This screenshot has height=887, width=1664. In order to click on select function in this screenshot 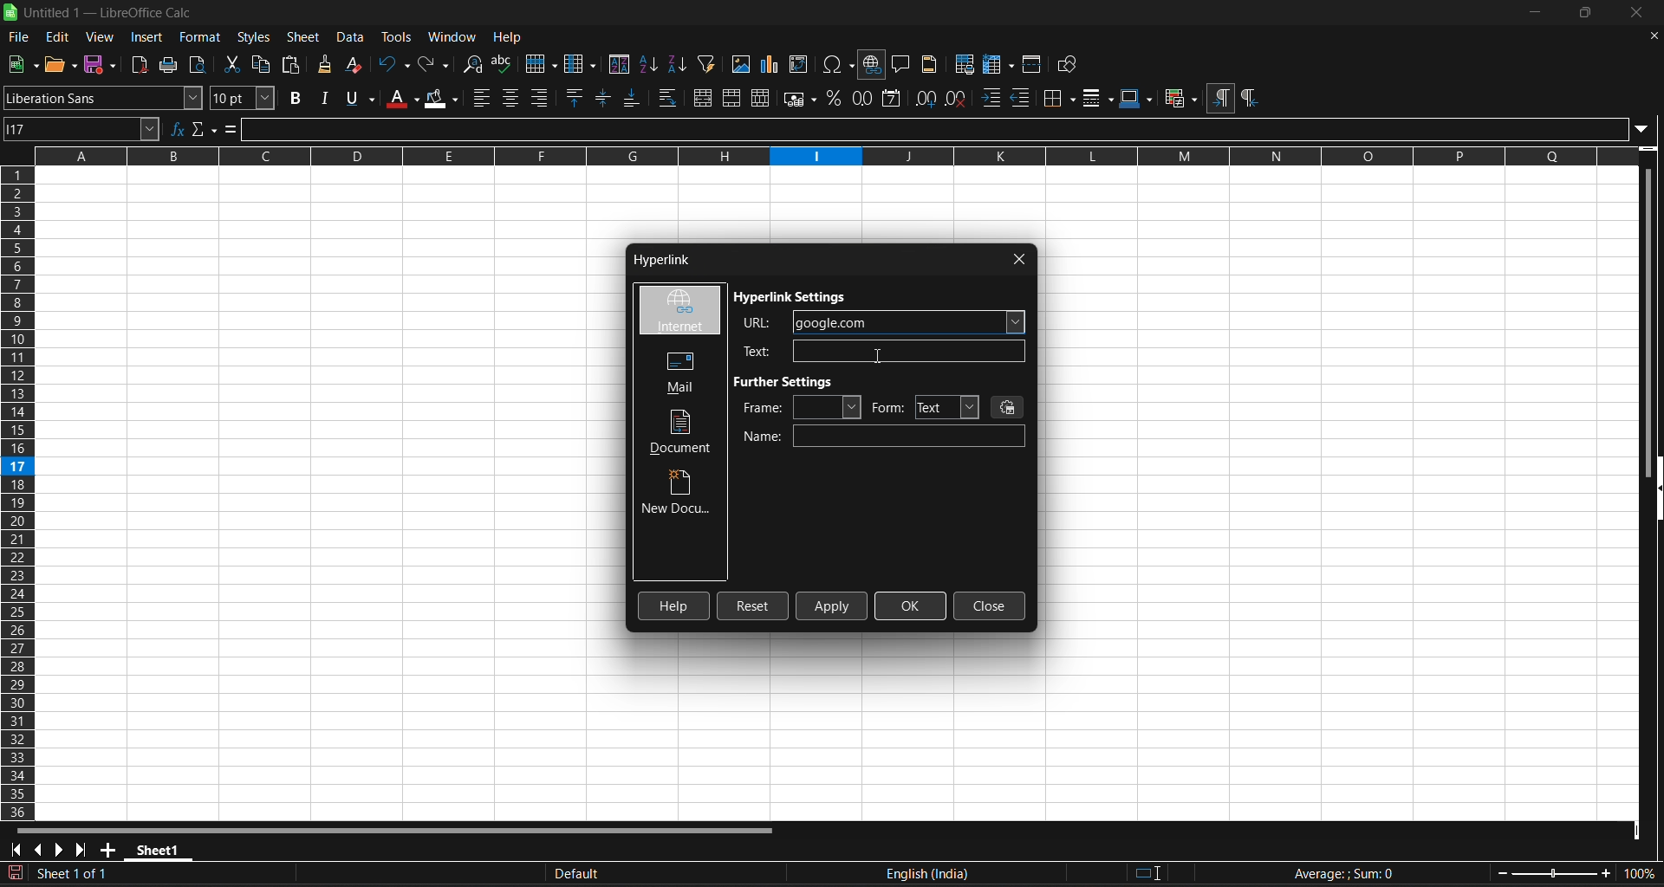, I will do `click(205, 129)`.